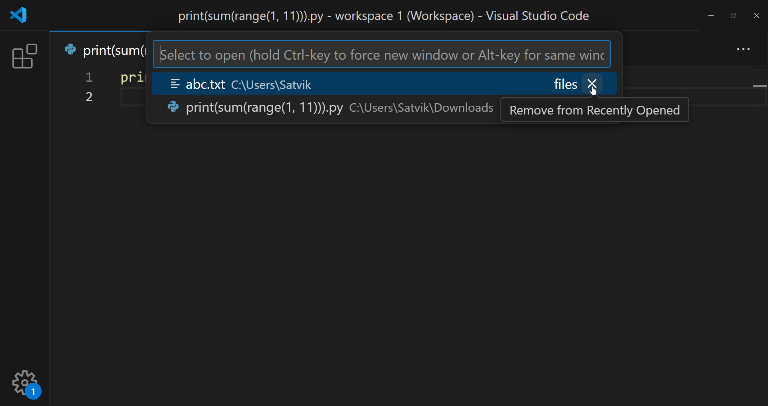  I want to click on extension, so click(24, 55).